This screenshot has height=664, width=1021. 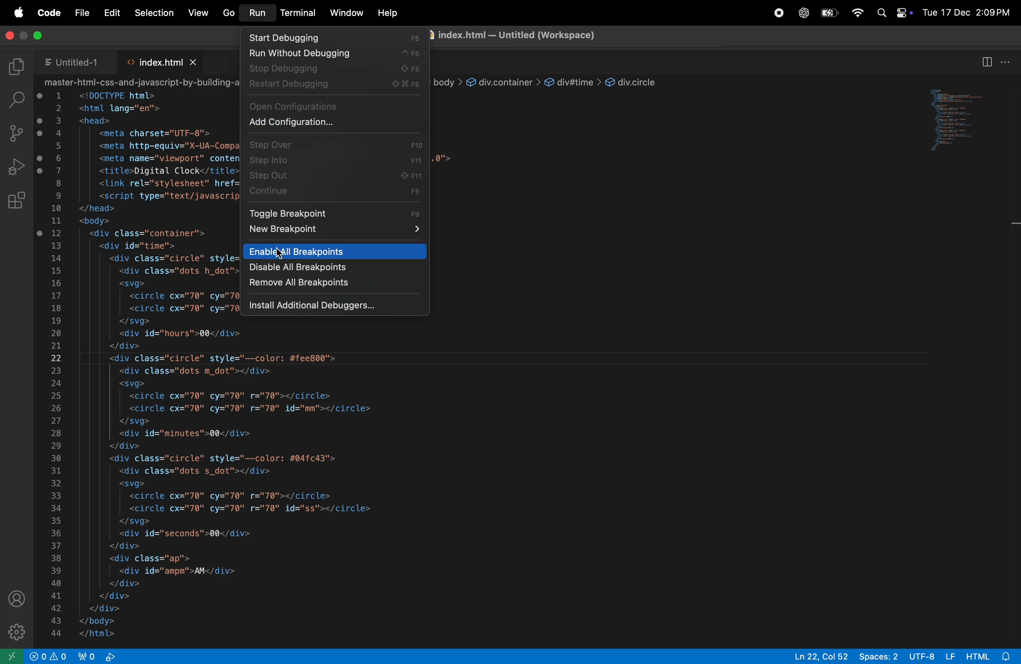 I want to click on restart, so click(x=334, y=84).